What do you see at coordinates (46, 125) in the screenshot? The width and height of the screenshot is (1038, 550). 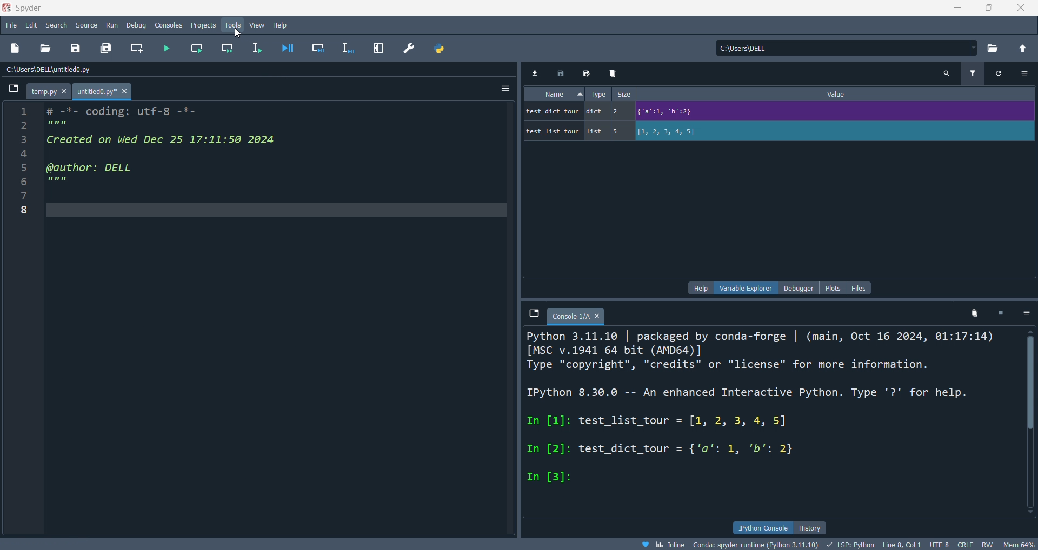 I see `2 ''''''` at bounding box center [46, 125].